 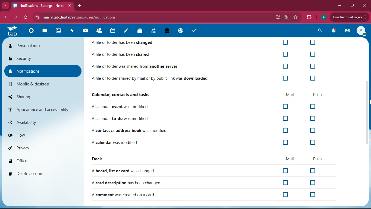 What do you see at coordinates (115, 142) in the screenshot?
I see `A calendar was modified` at bounding box center [115, 142].